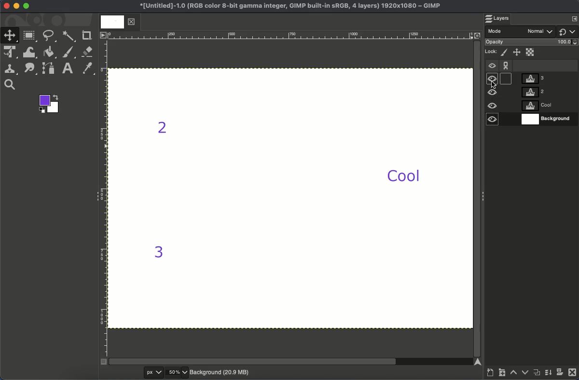 The width and height of the screenshot is (579, 380). What do you see at coordinates (572, 374) in the screenshot?
I see `Close` at bounding box center [572, 374].